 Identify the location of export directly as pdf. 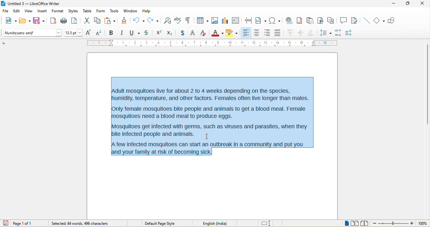
(53, 20).